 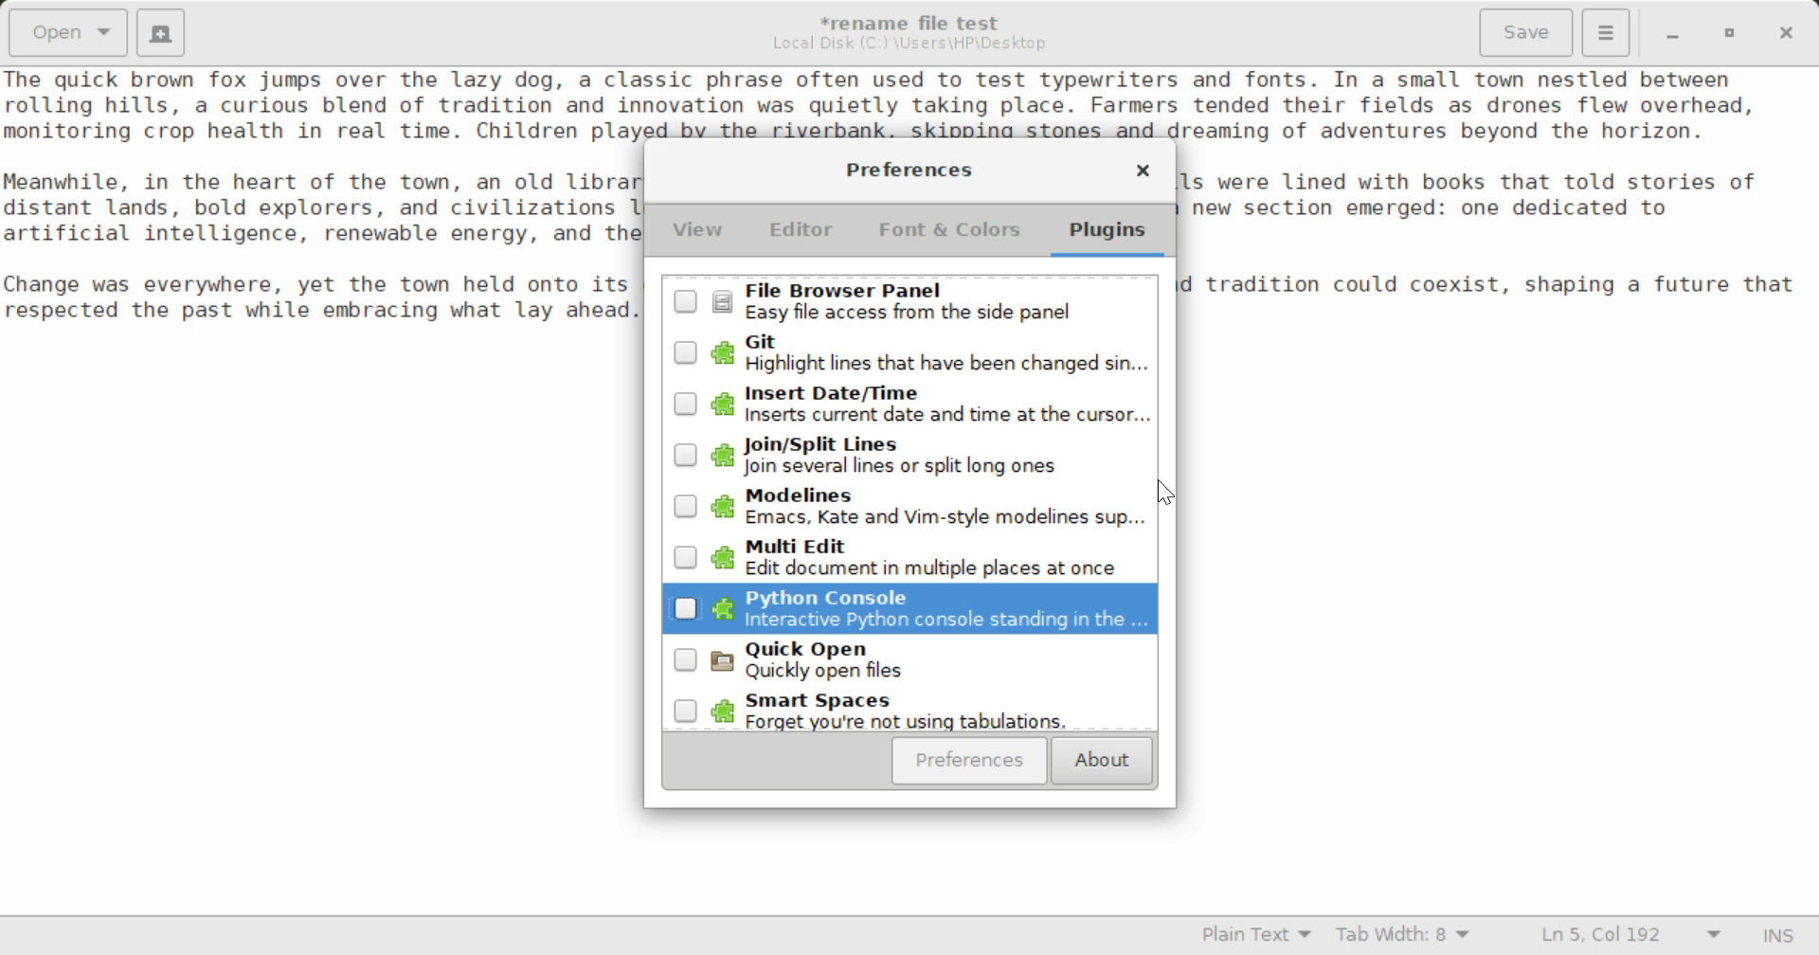 I want to click on Open Document, so click(x=68, y=30).